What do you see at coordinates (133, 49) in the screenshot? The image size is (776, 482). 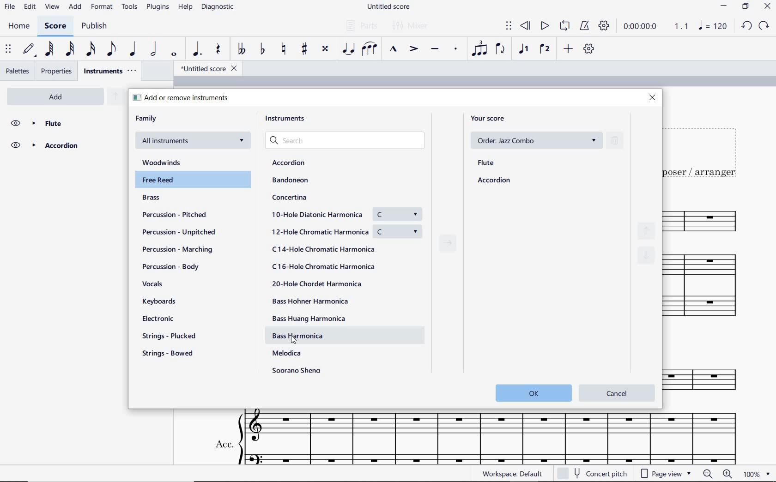 I see `quarter note` at bounding box center [133, 49].